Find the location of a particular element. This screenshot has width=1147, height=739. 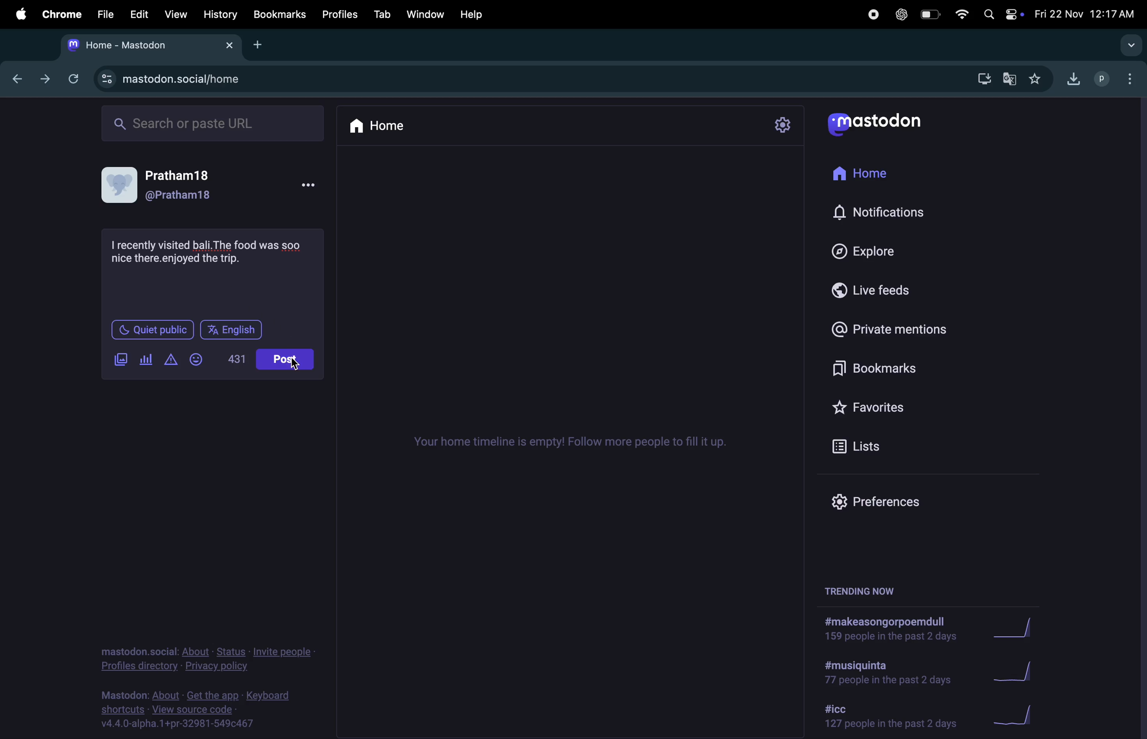

privacy policy is located at coordinates (201, 661).